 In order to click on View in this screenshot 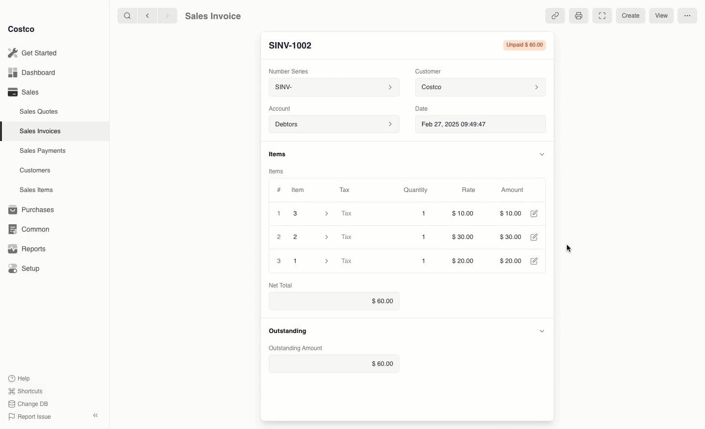, I will do `click(663, 16)`.